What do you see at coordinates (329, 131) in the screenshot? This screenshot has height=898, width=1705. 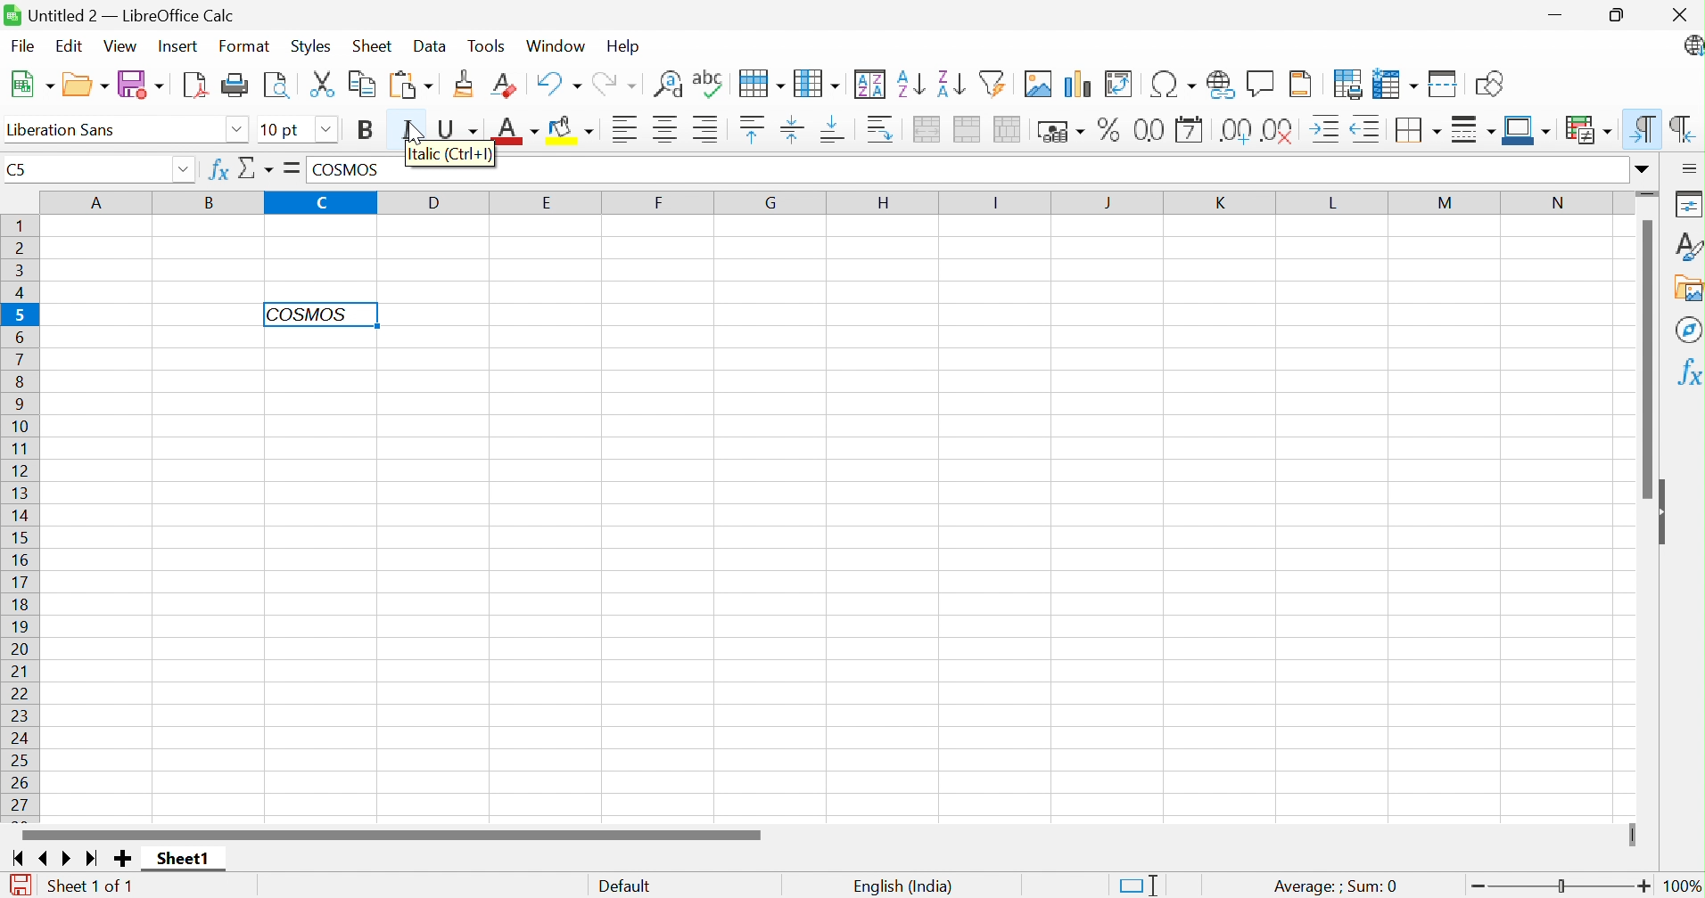 I see `Drop down` at bounding box center [329, 131].